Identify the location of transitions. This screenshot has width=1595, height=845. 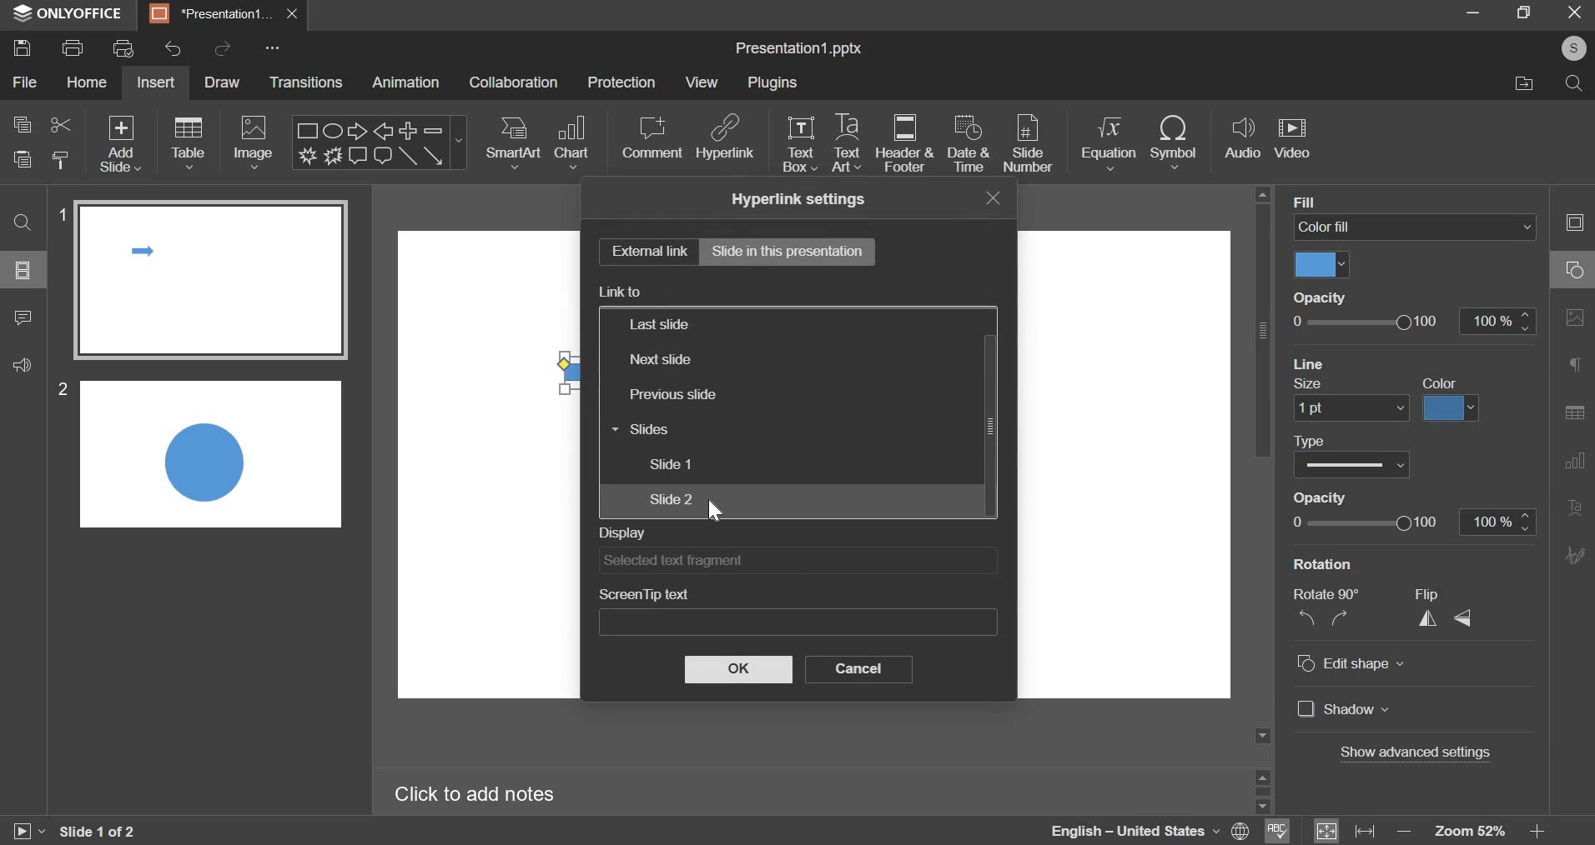
(303, 81).